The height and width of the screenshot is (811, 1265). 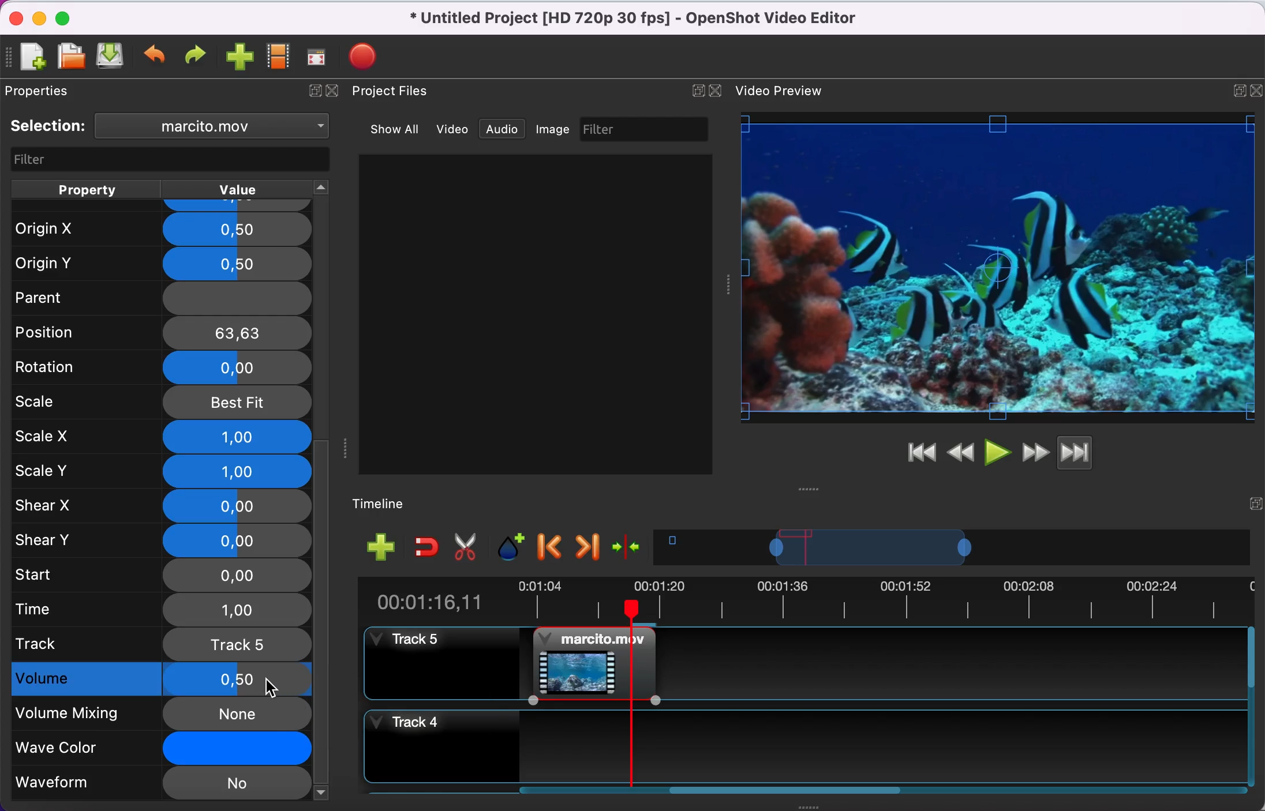 What do you see at coordinates (165, 159) in the screenshot?
I see `filter` at bounding box center [165, 159].